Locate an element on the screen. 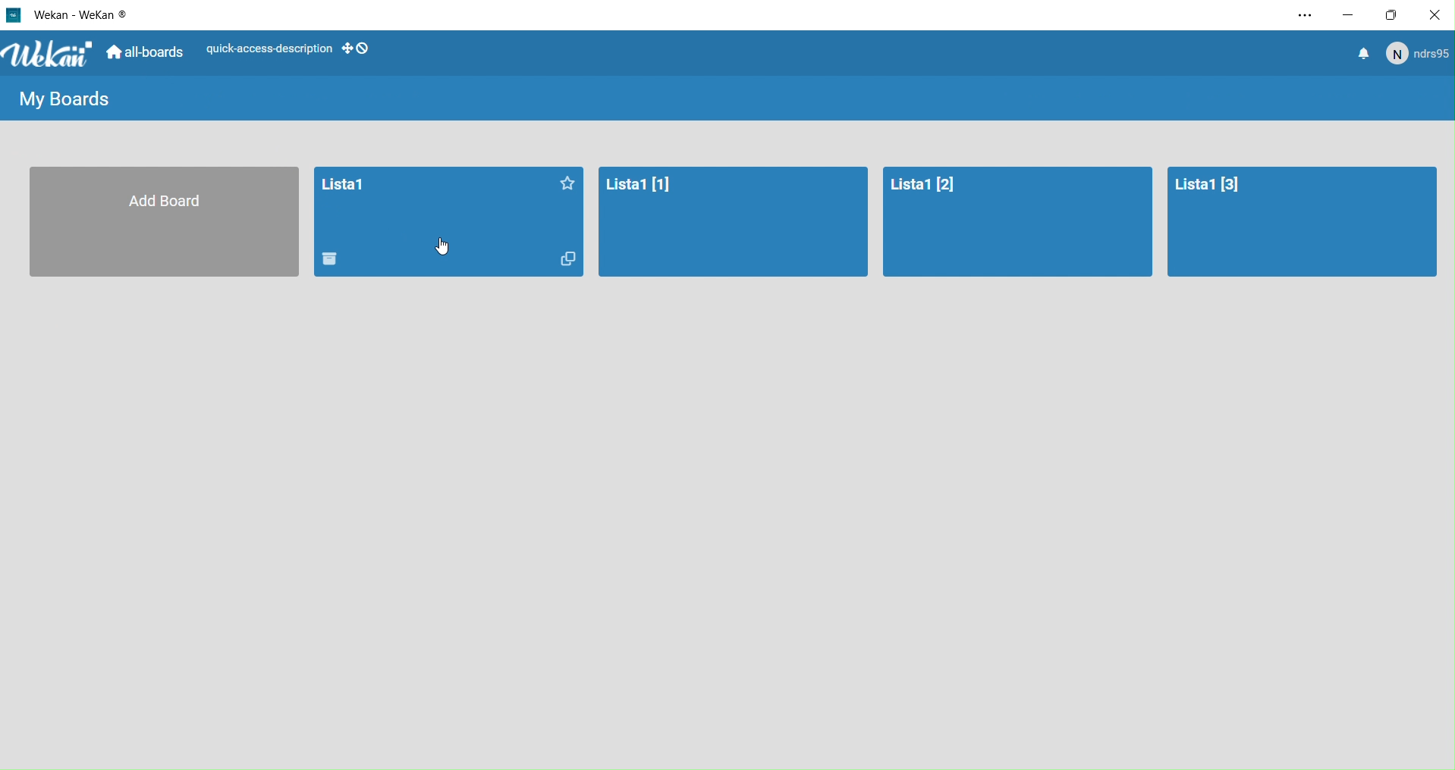 This screenshot has height=770, width=1455. WeKan logo is located at coordinates (51, 53).